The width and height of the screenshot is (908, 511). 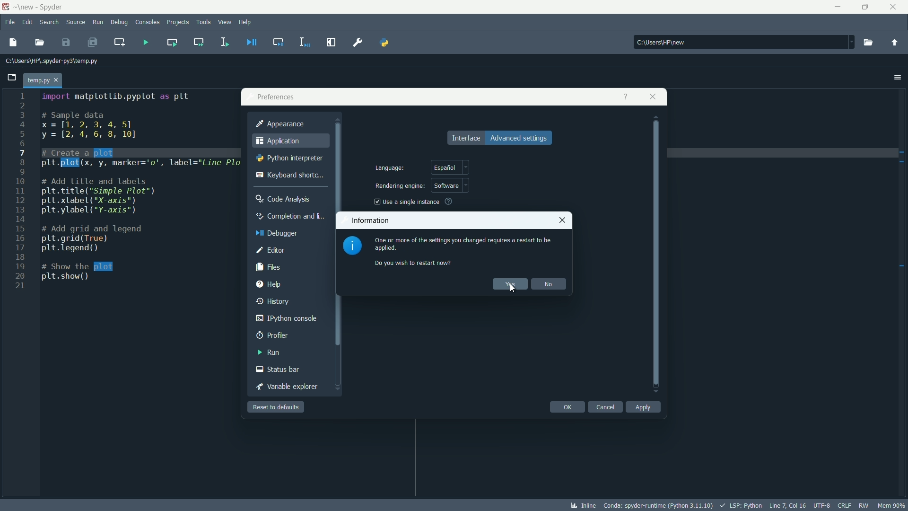 I want to click on tools, so click(x=204, y=22).